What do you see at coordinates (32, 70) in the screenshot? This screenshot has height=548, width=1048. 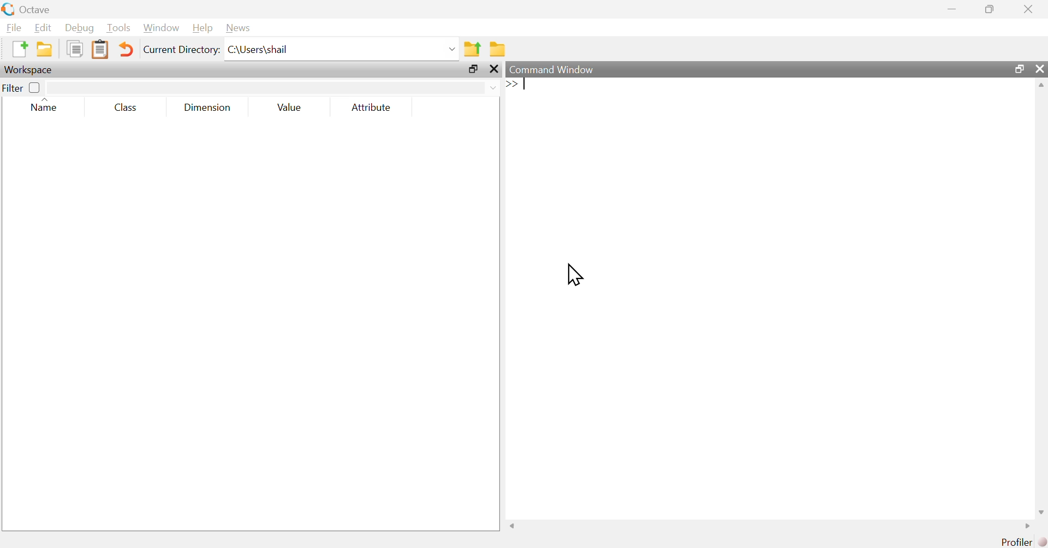 I see `Workspace` at bounding box center [32, 70].